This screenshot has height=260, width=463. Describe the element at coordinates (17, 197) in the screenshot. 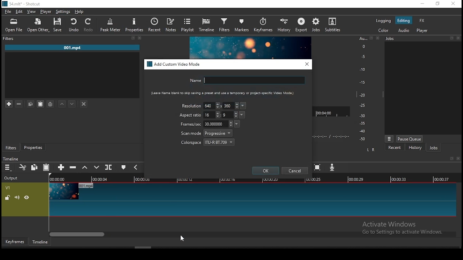

I see `volume` at that location.